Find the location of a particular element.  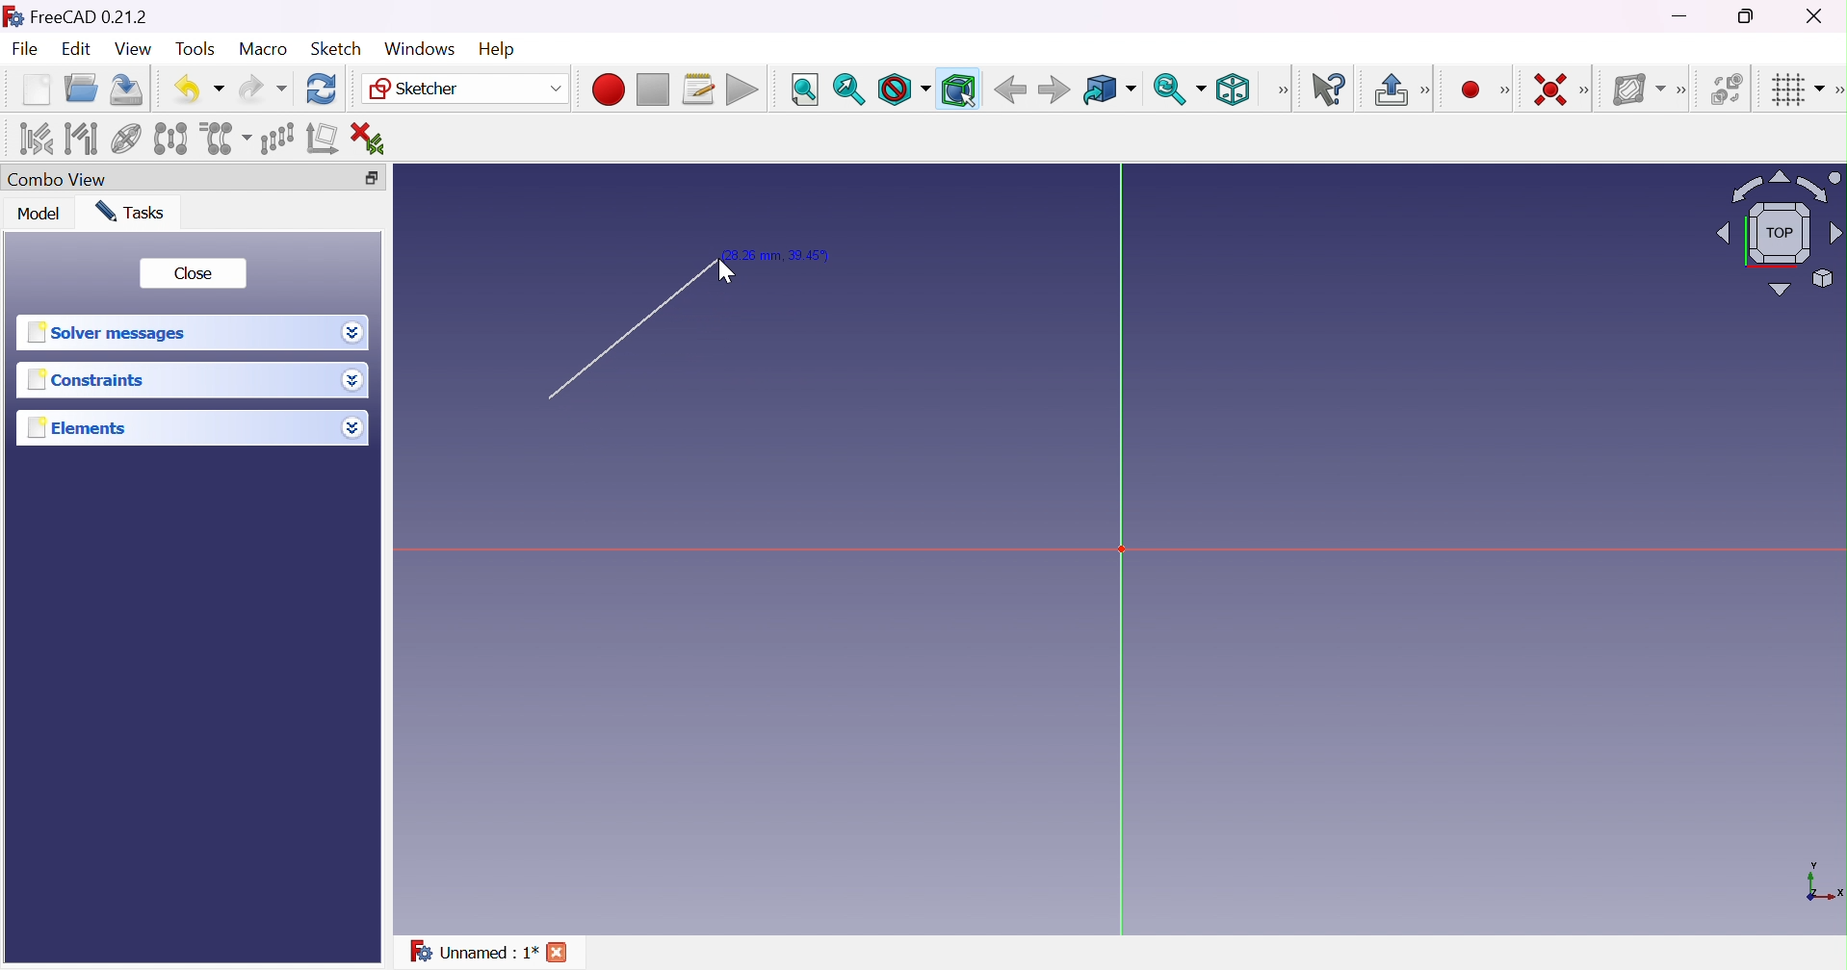

Combo view is located at coordinates (62, 179).